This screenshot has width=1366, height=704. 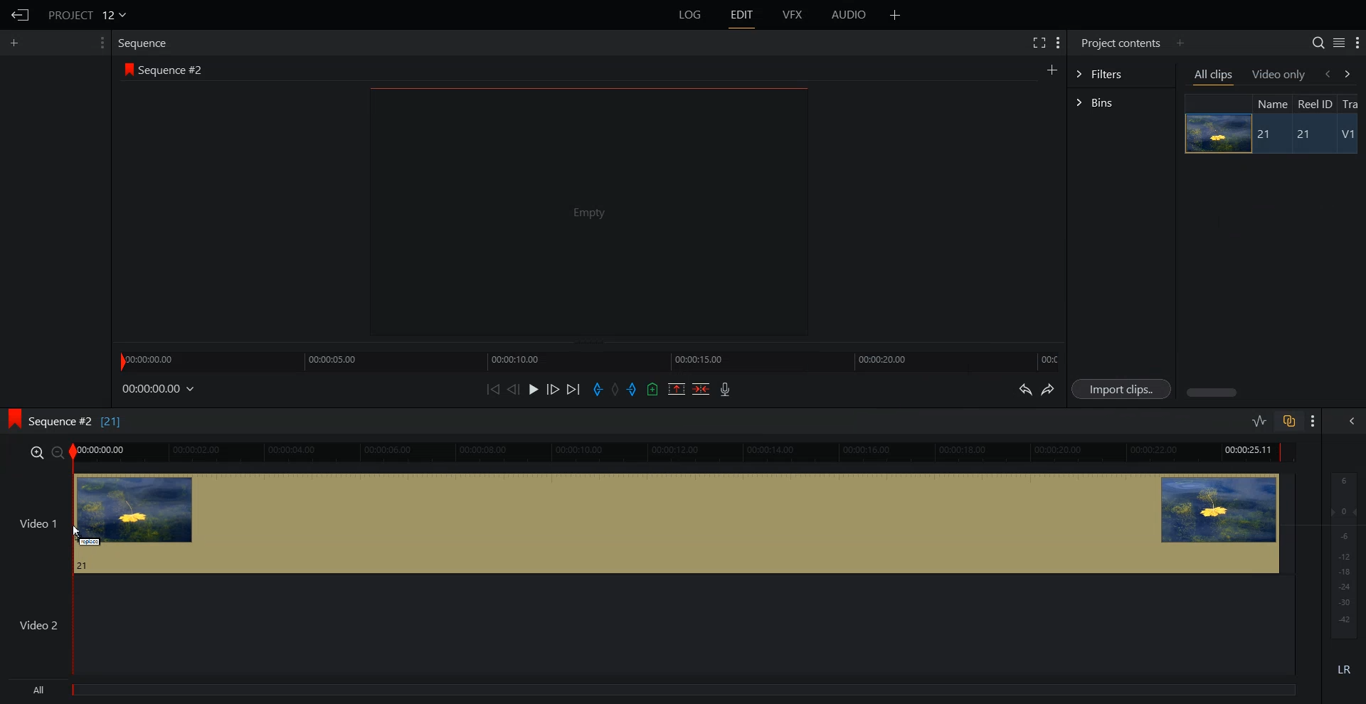 I want to click on Sequence #2, so click(x=174, y=68).